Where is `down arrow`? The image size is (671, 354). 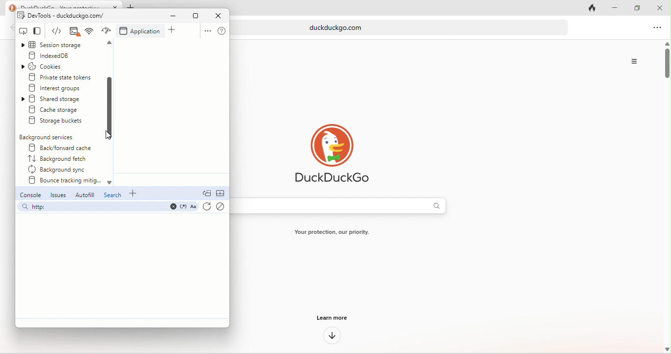 down arrow is located at coordinates (330, 337).